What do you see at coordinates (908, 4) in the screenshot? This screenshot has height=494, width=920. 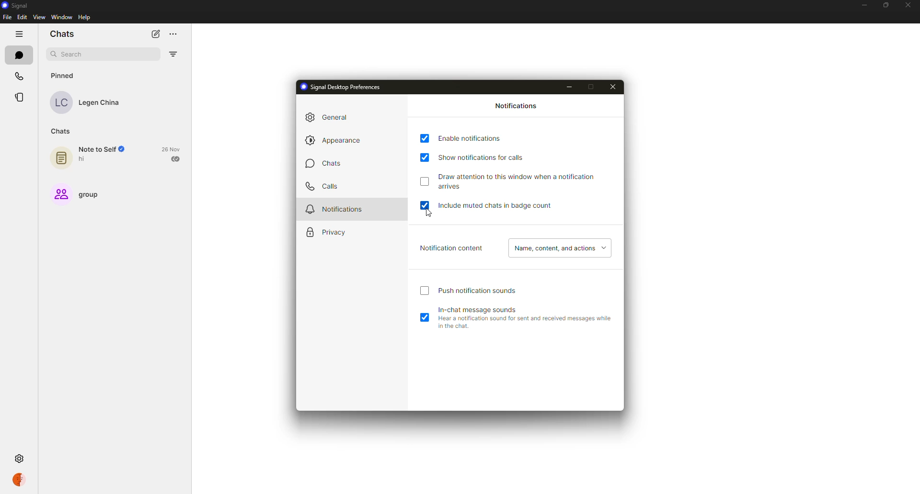 I see `close` at bounding box center [908, 4].